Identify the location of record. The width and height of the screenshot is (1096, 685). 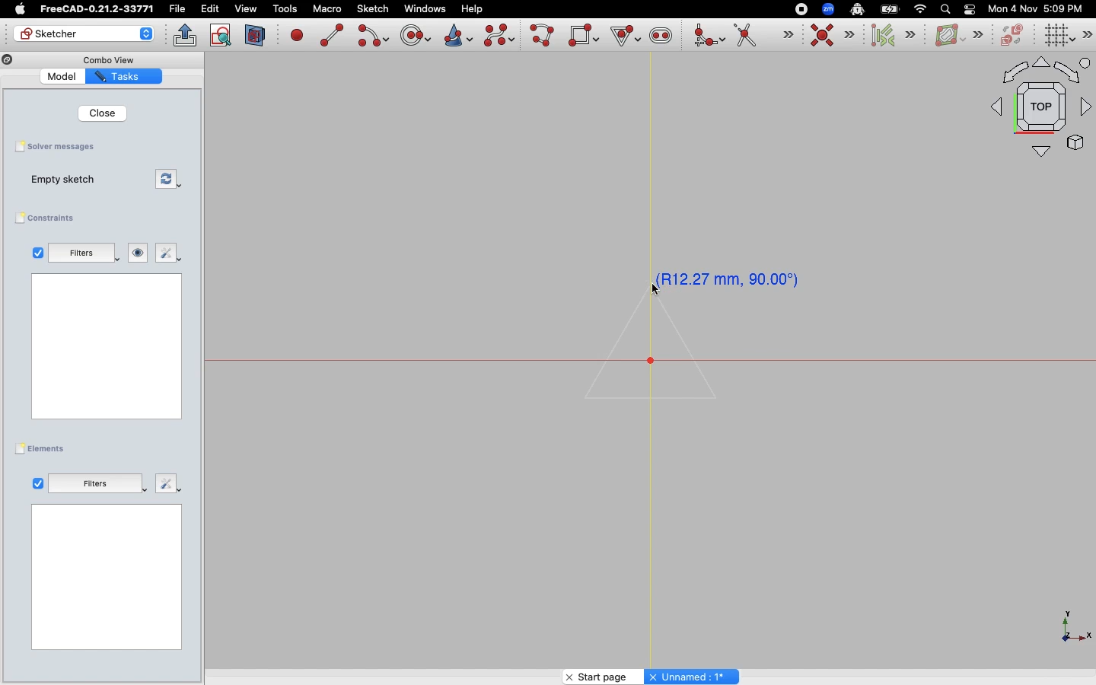
(798, 8).